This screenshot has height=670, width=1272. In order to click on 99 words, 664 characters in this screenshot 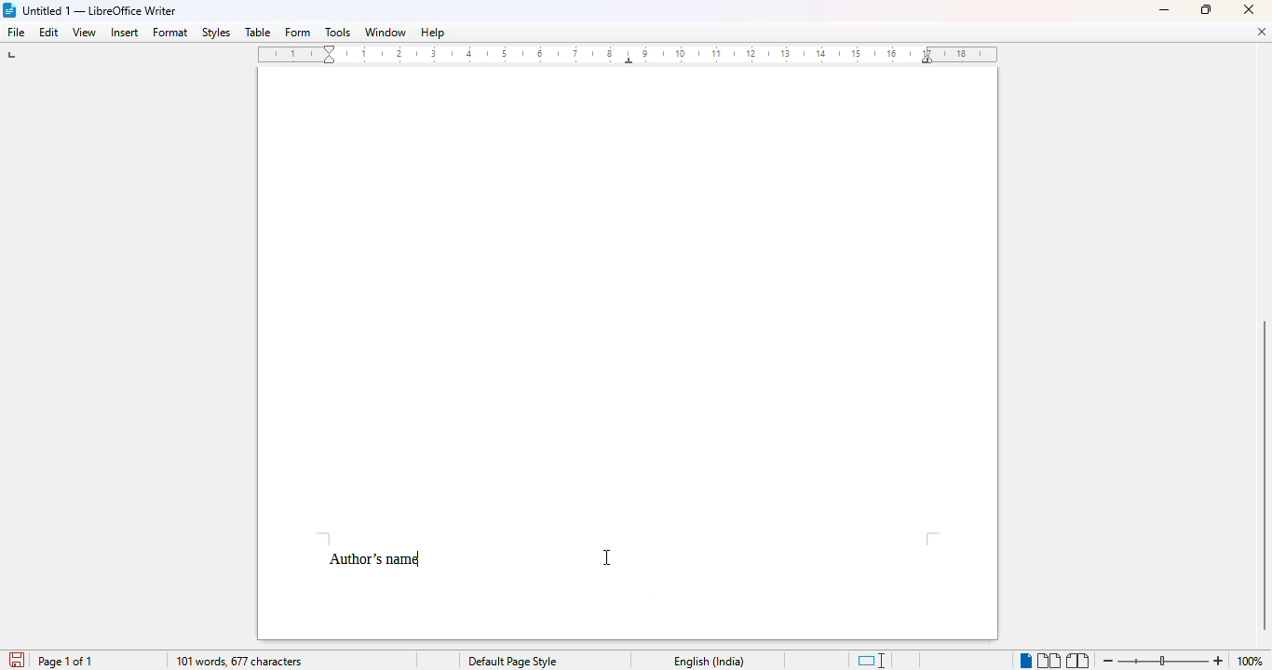, I will do `click(237, 662)`.